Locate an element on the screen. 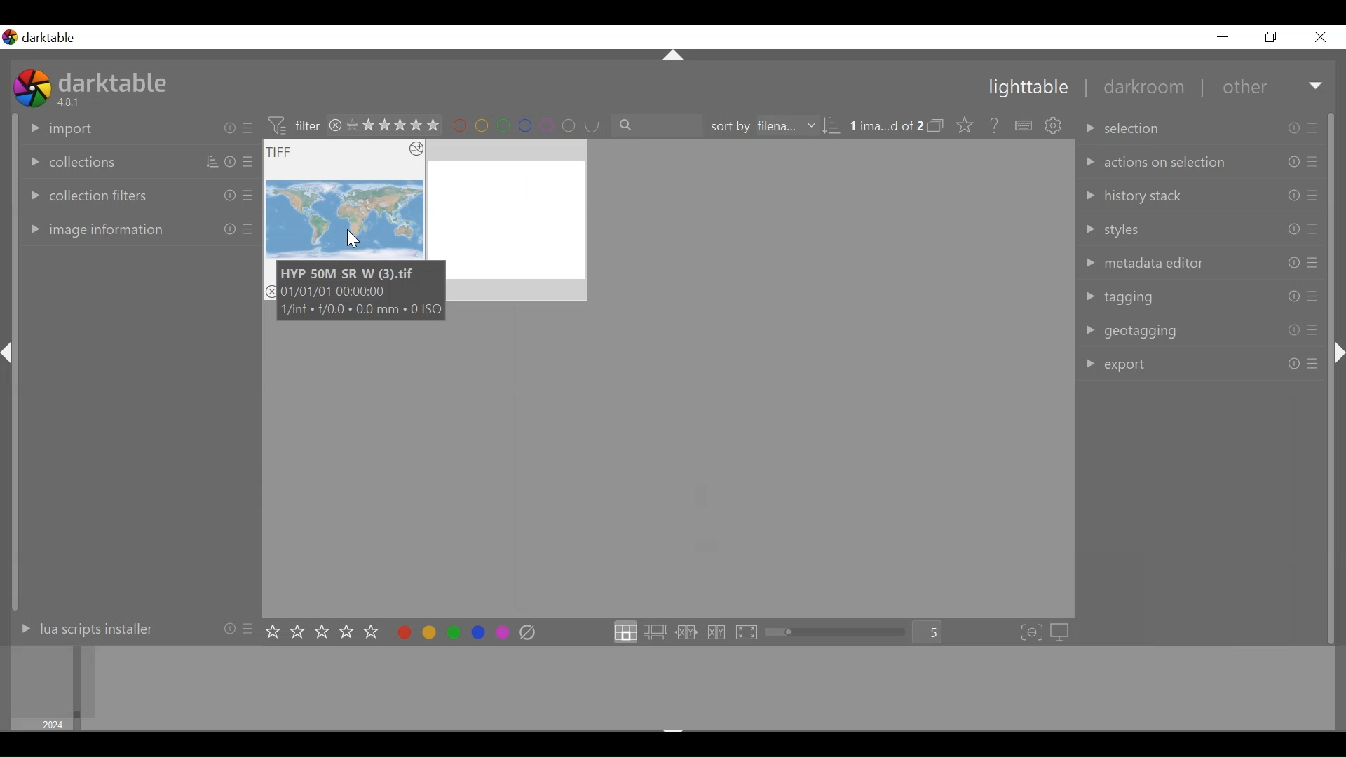  click to change the type of overlays is located at coordinates (967, 124).